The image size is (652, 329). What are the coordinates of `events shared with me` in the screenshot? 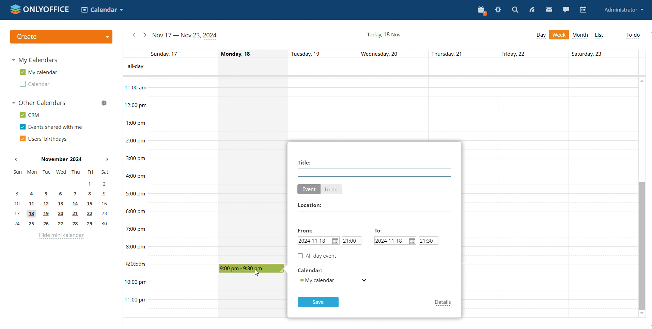 It's located at (50, 127).